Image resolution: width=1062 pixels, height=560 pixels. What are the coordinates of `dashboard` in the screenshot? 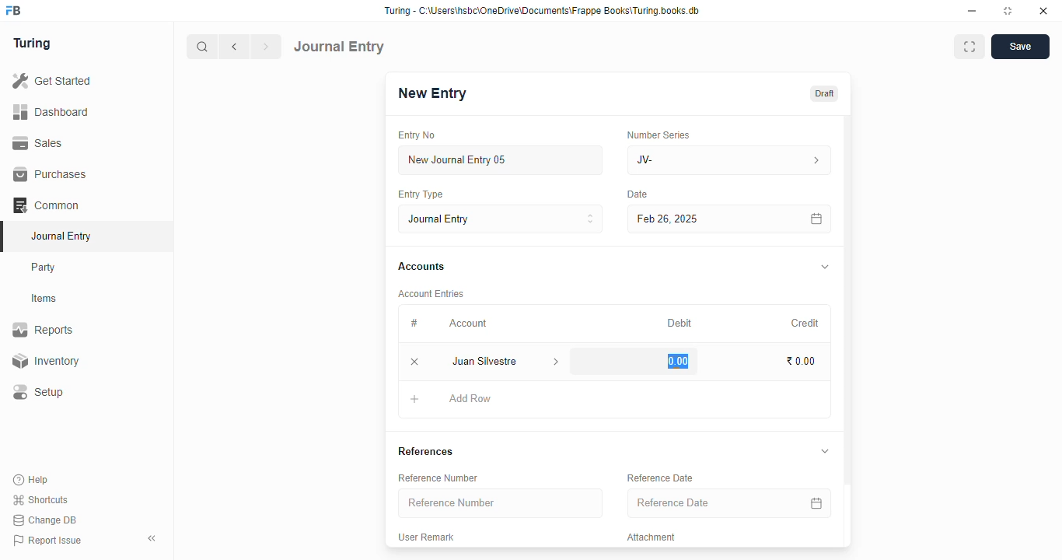 It's located at (51, 111).